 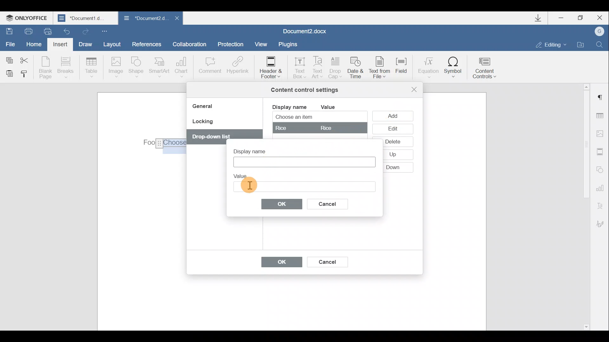 I want to click on Cursor, so click(x=250, y=187).